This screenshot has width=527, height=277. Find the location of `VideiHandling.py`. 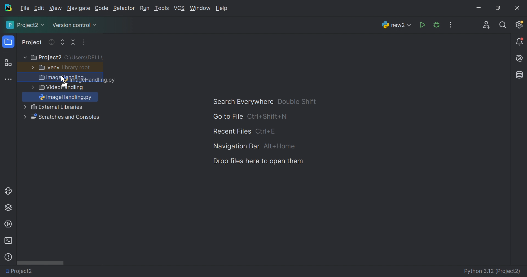

VideiHandling.py is located at coordinates (63, 108).